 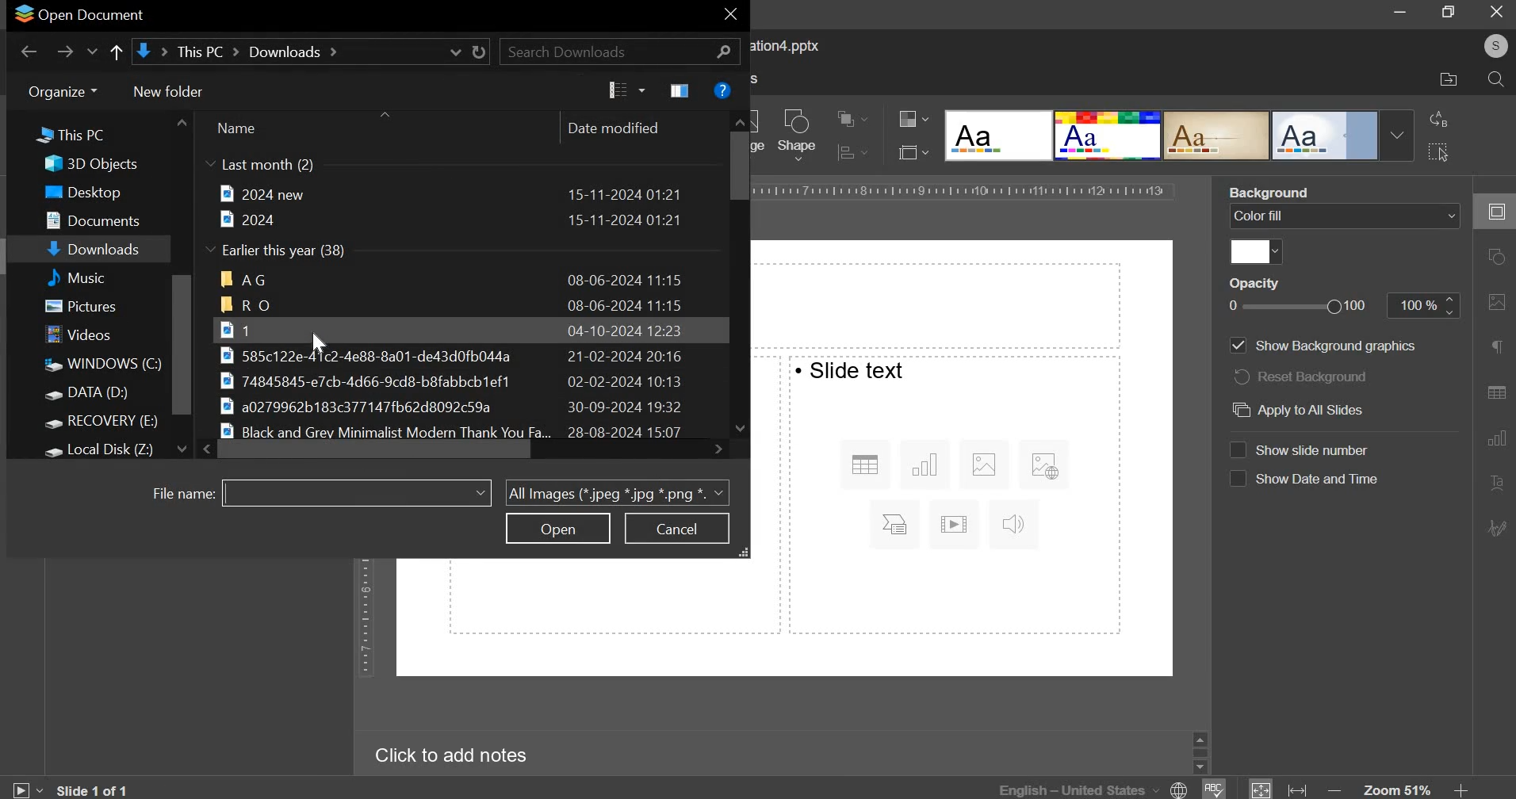 I want to click on design, so click(x=1000, y=136).